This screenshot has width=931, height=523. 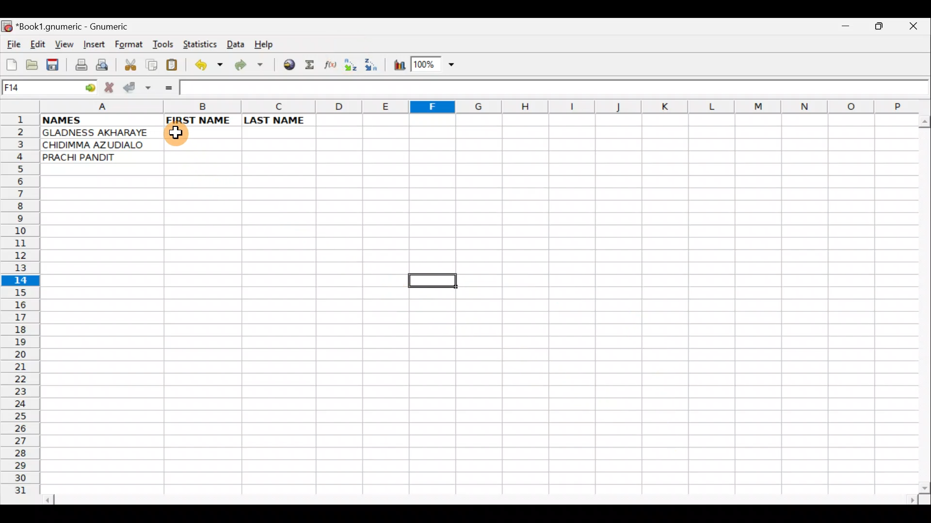 I want to click on Minimize, so click(x=843, y=30).